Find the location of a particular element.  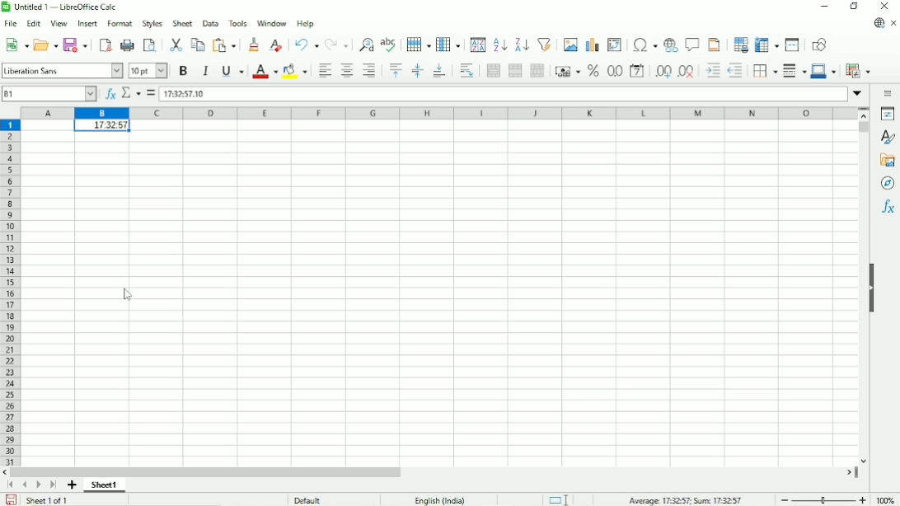

Restore down is located at coordinates (855, 7).